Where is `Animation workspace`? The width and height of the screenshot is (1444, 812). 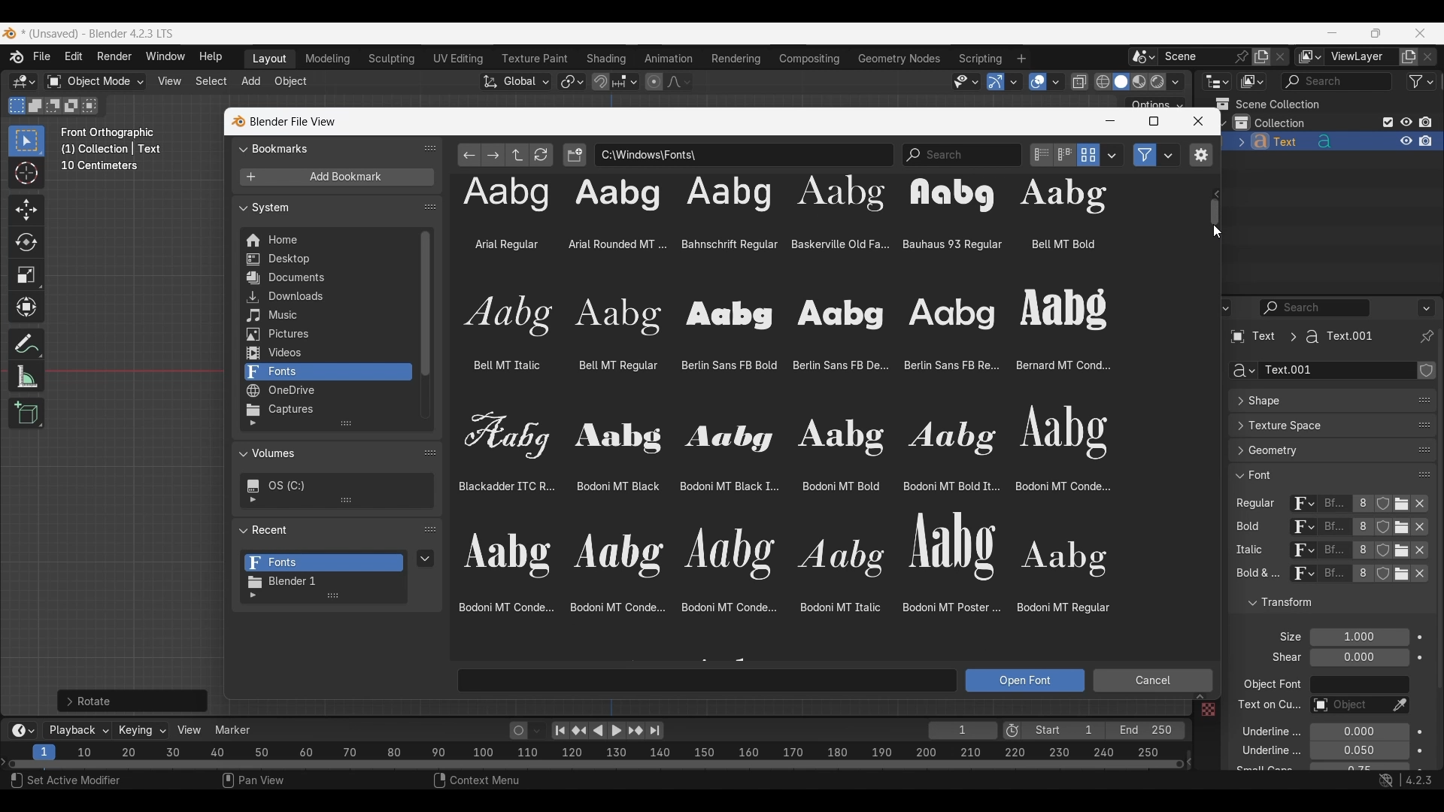
Animation workspace is located at coordinates (669, 59).